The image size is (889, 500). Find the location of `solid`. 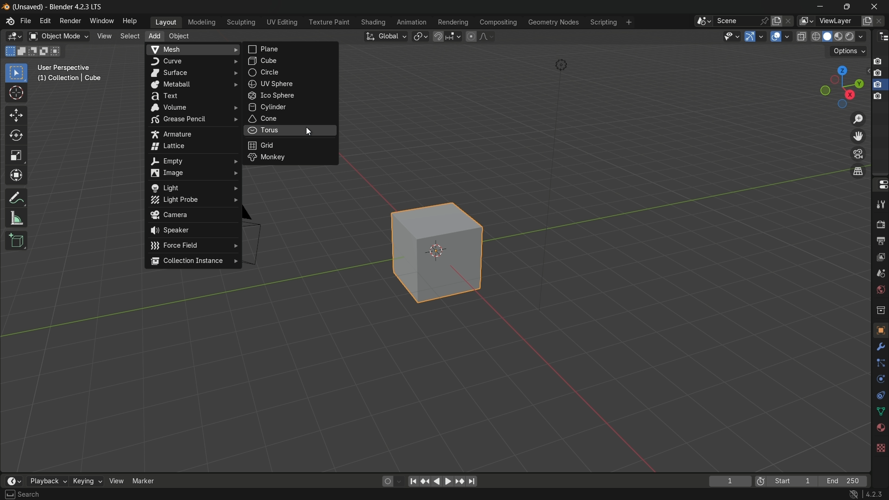

solid is located at coordinates (828, 37).